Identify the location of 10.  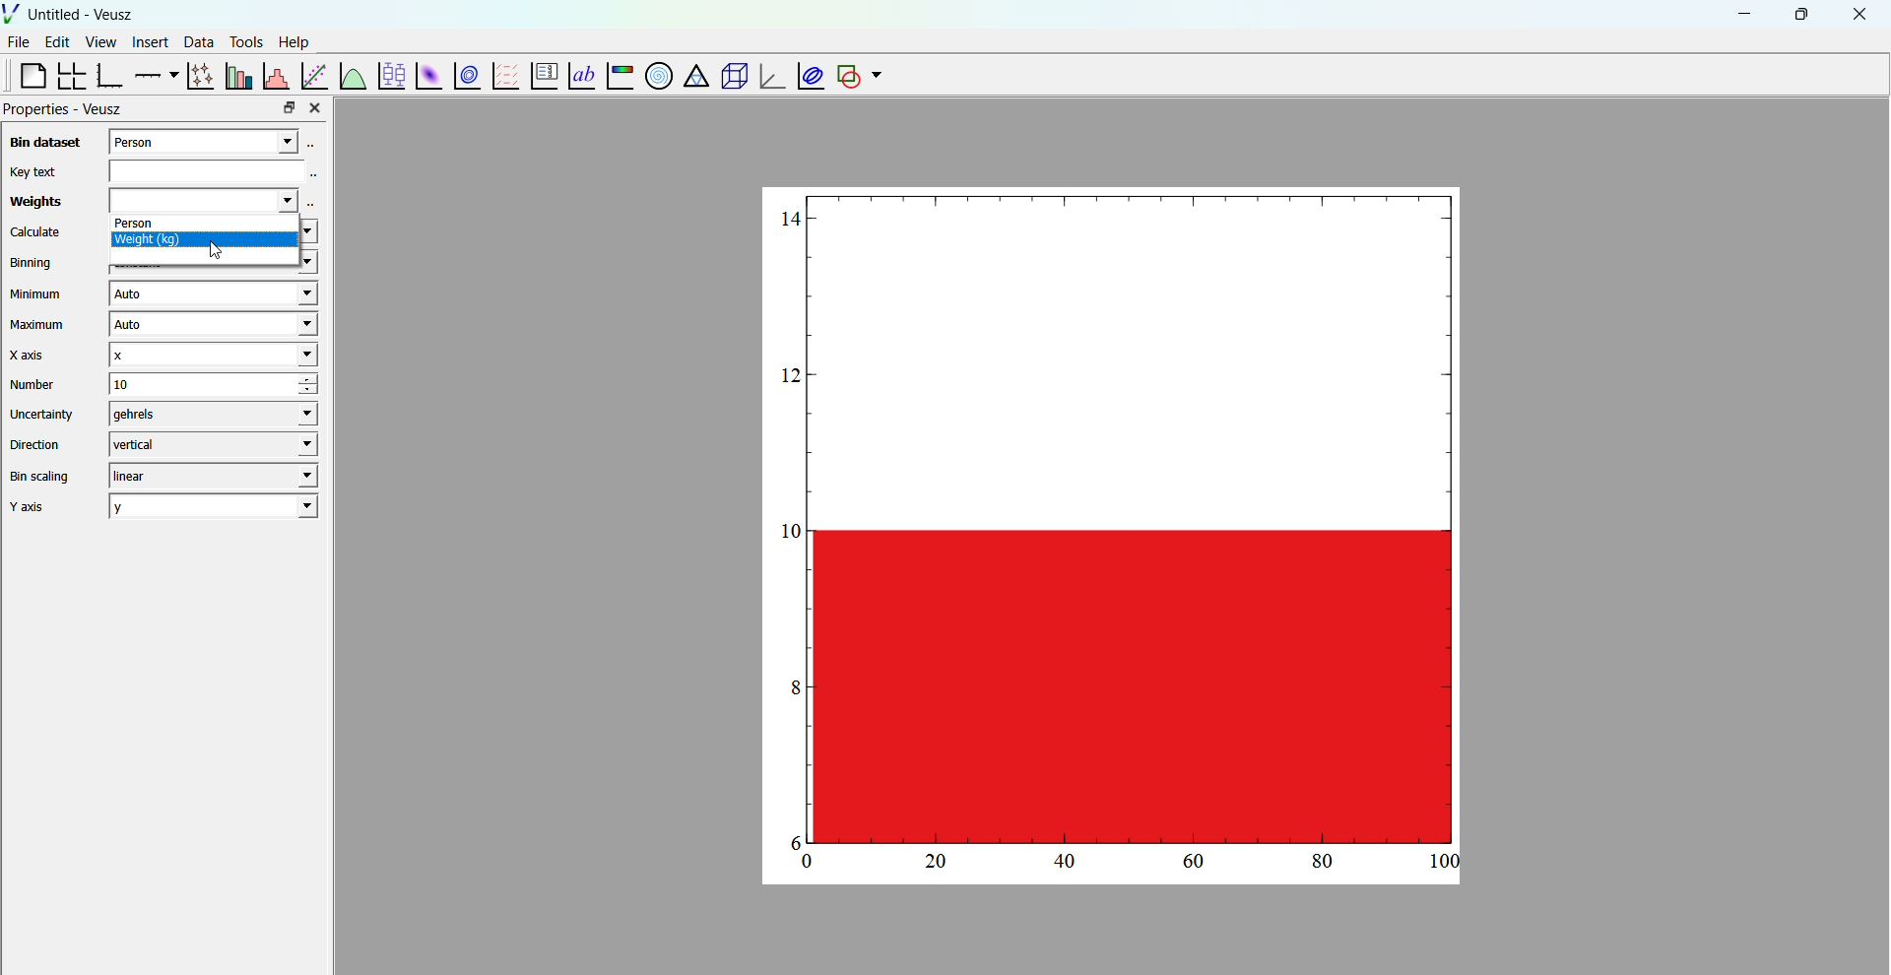
(186, 384).